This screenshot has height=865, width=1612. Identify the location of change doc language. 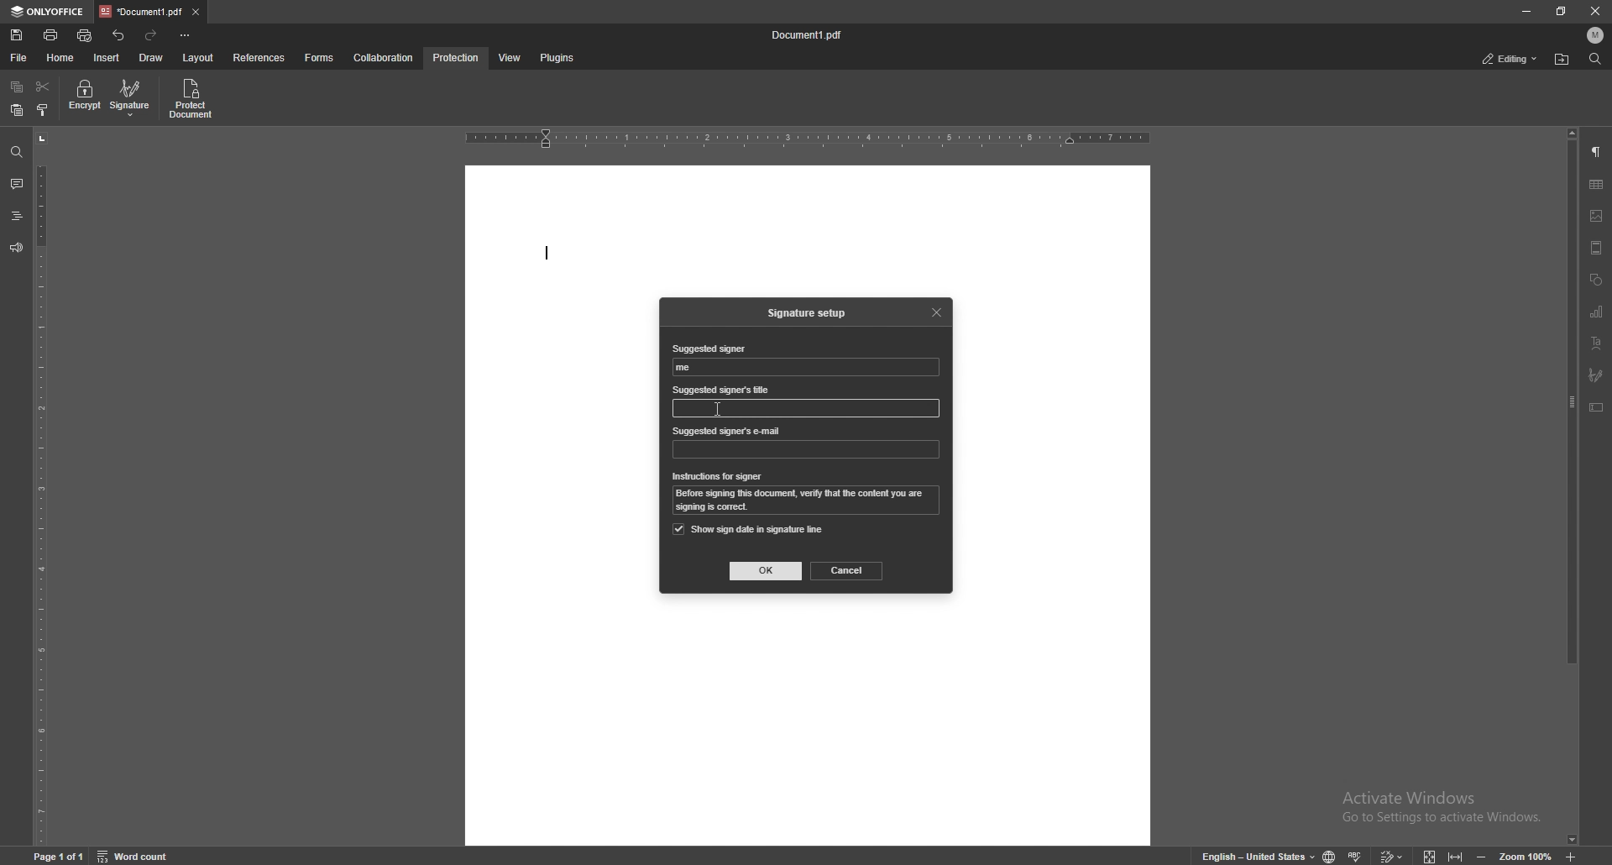
(1323, 856).